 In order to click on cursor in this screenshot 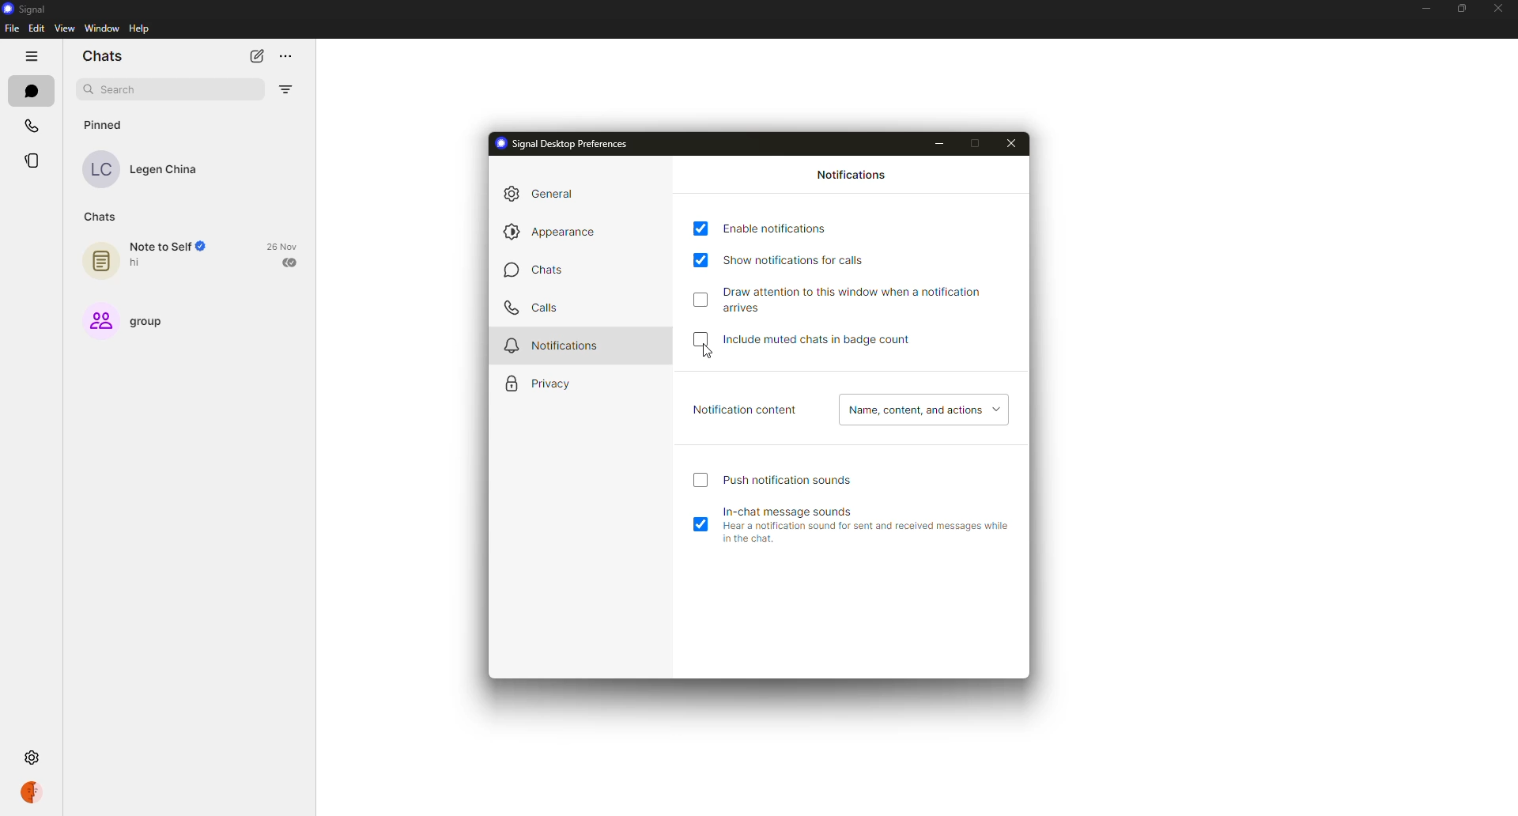, I will do `click(706, 355)`.